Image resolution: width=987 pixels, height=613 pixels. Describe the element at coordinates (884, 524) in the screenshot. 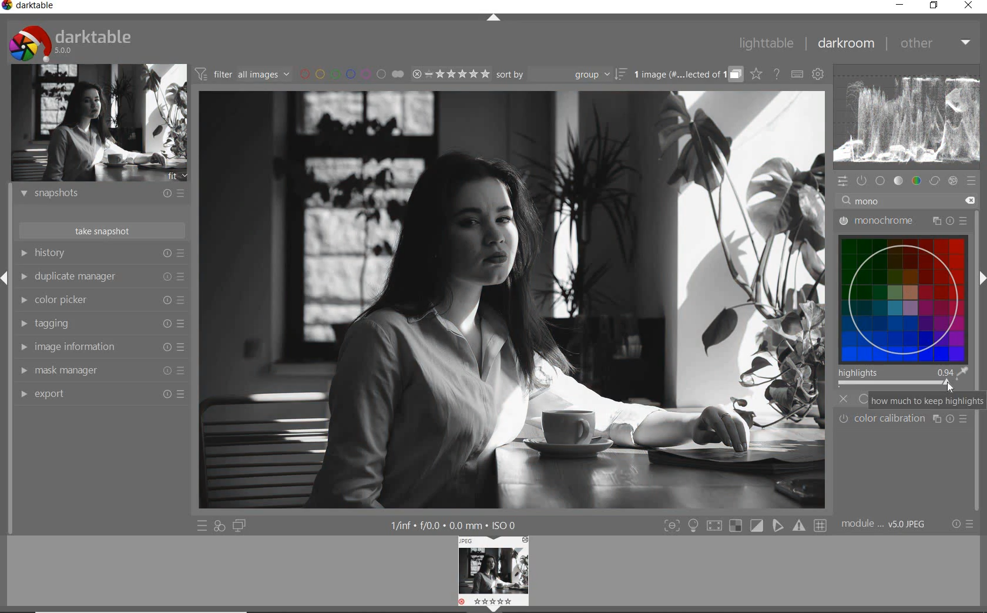

I see `module..v50JPEG` at that location.